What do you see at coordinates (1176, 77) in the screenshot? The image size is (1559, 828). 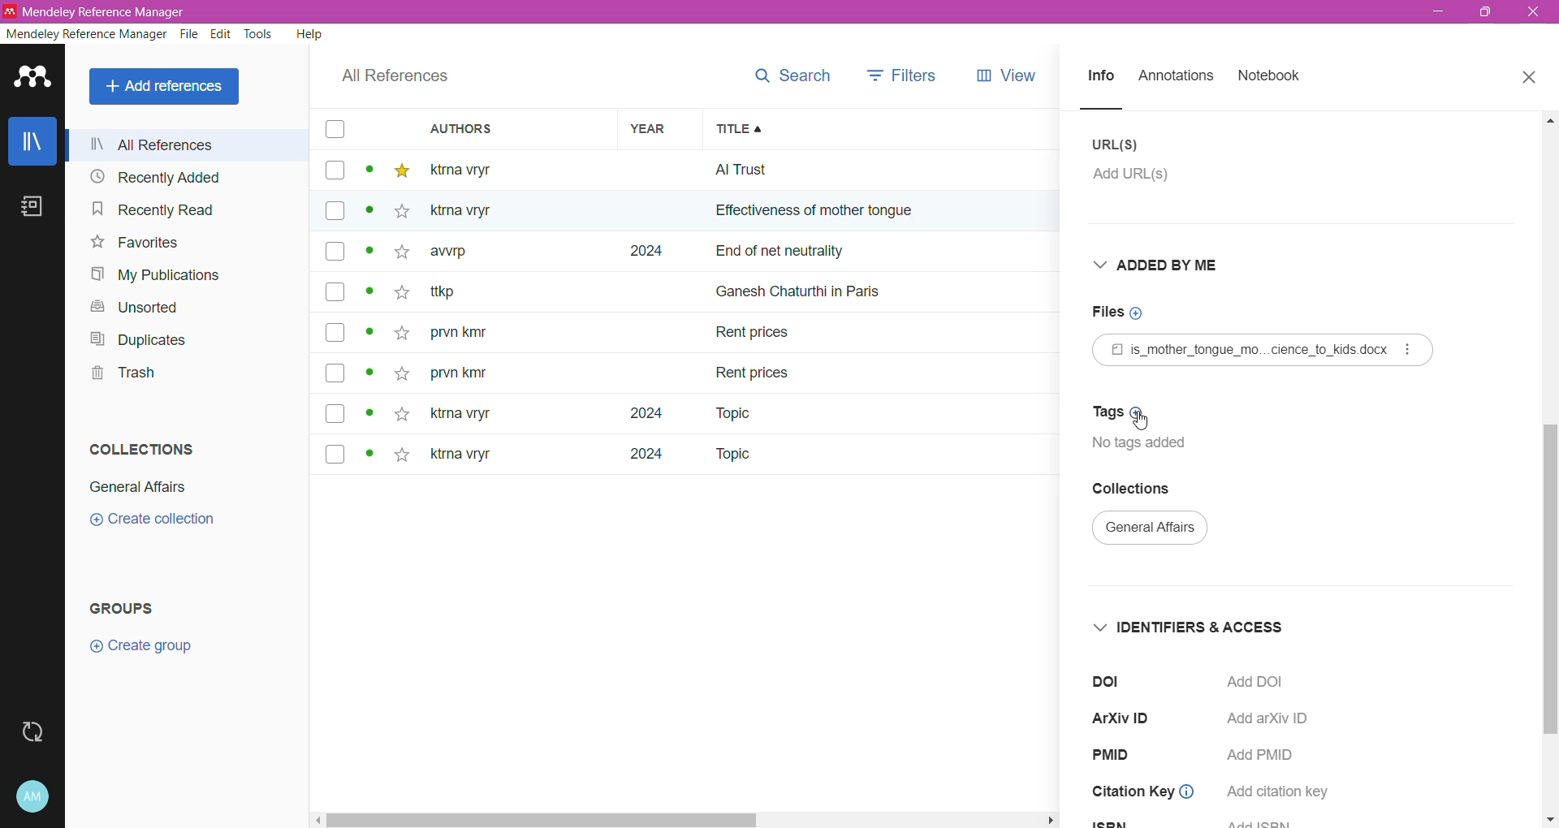 I see `Annotations` at bounding box center [1176, 77].